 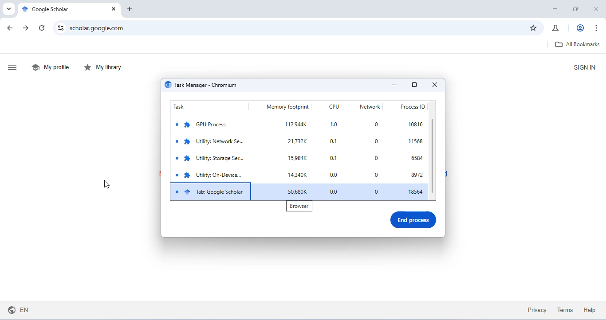 I want to click on 0, so click(x=374, y=125).